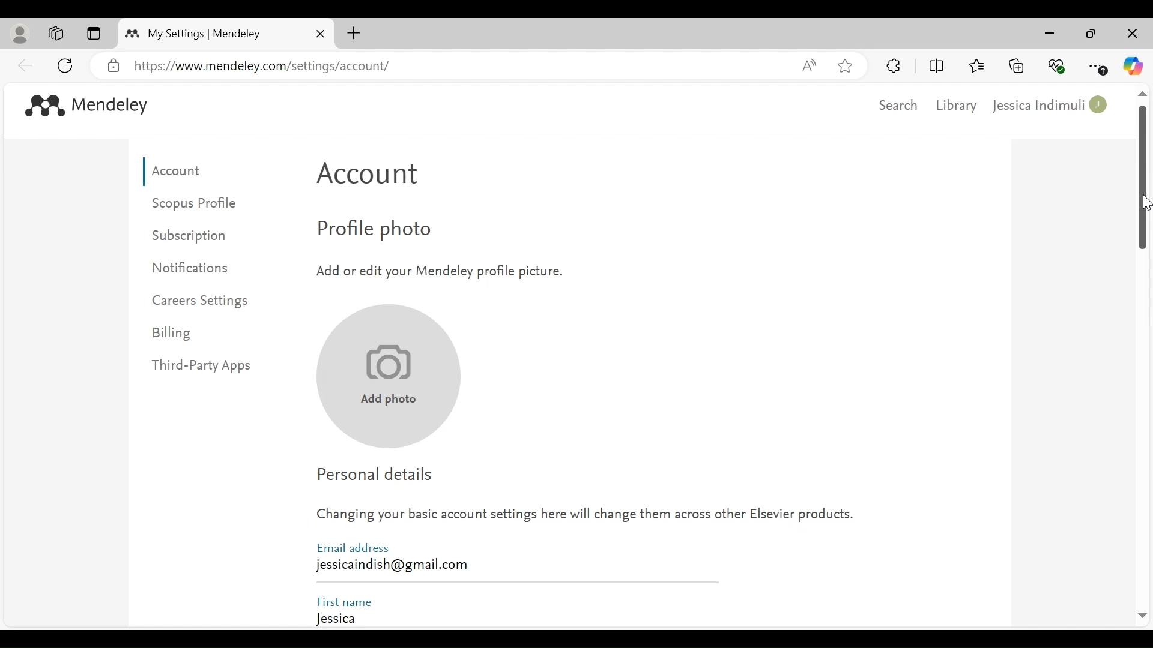 This screenshot has width=1153, height=648. I want to click on Search , so click(895, 105).